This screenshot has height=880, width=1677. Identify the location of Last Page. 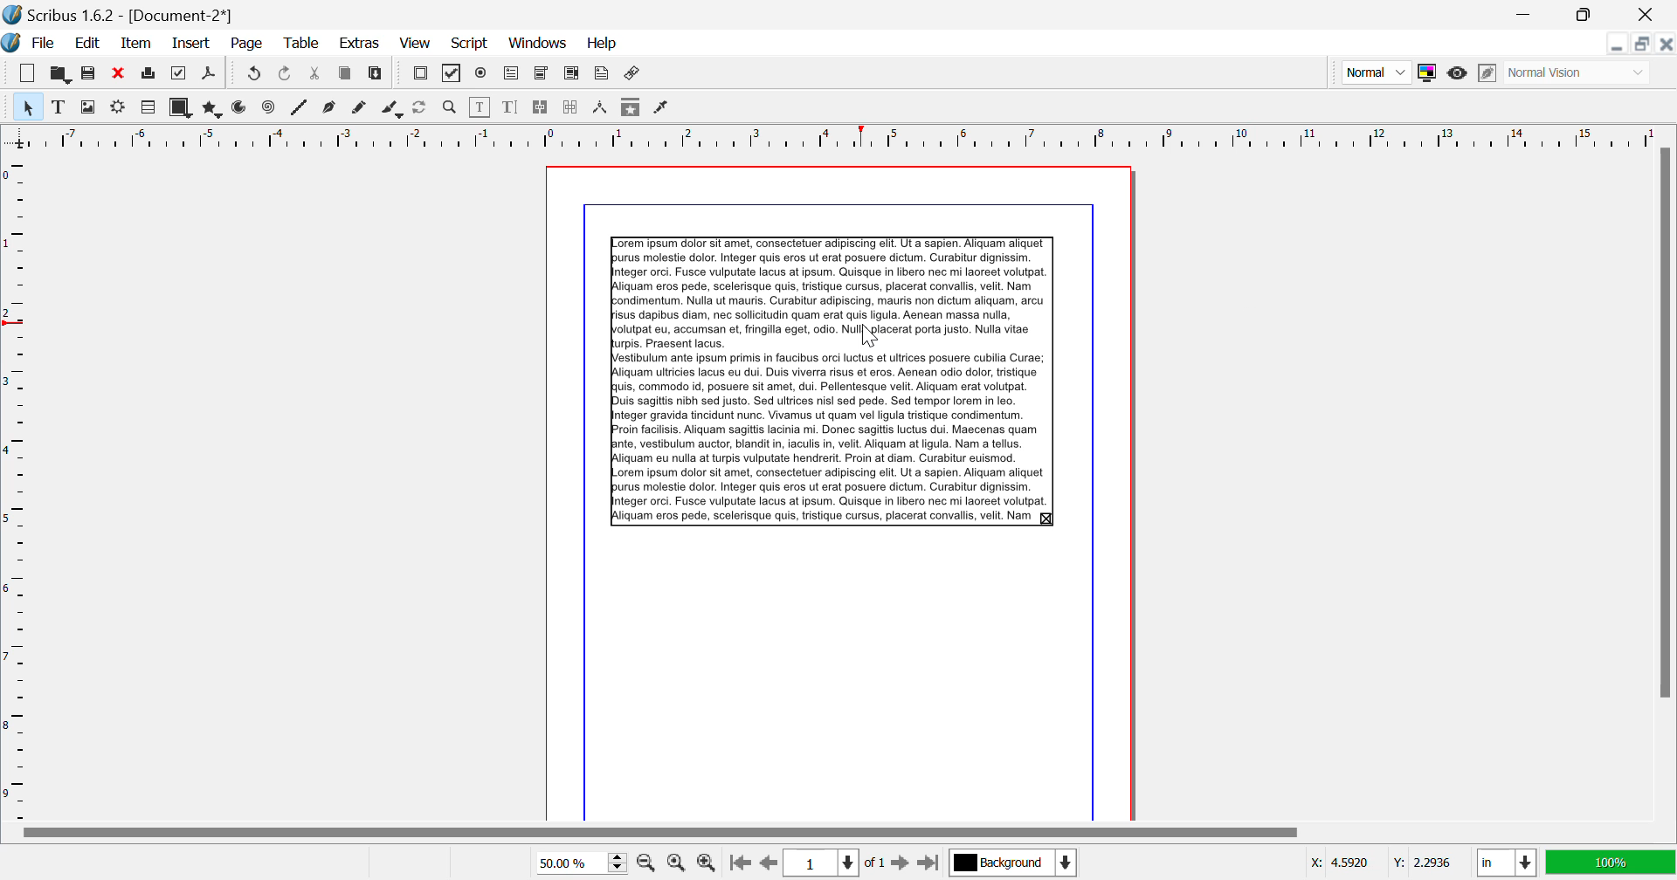
(928, 863).